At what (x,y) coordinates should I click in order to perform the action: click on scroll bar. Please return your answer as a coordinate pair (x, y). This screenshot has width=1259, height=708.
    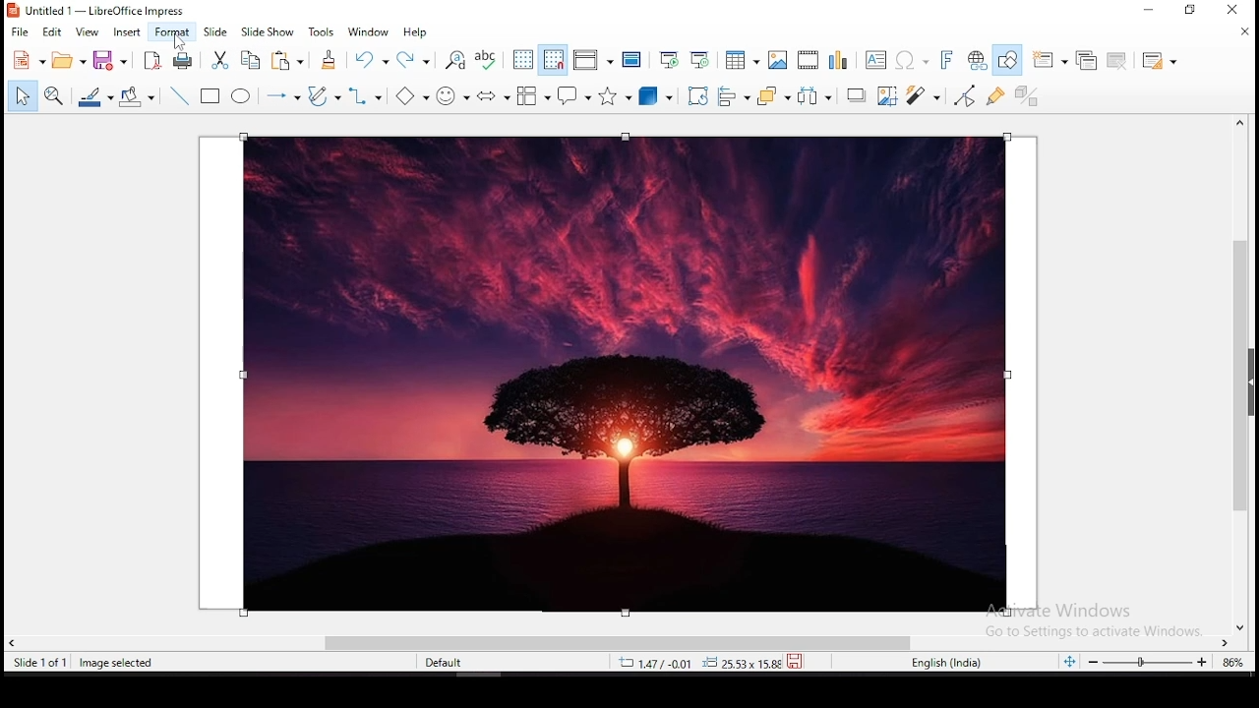
    Looking at the image, I should click on (621, 641).